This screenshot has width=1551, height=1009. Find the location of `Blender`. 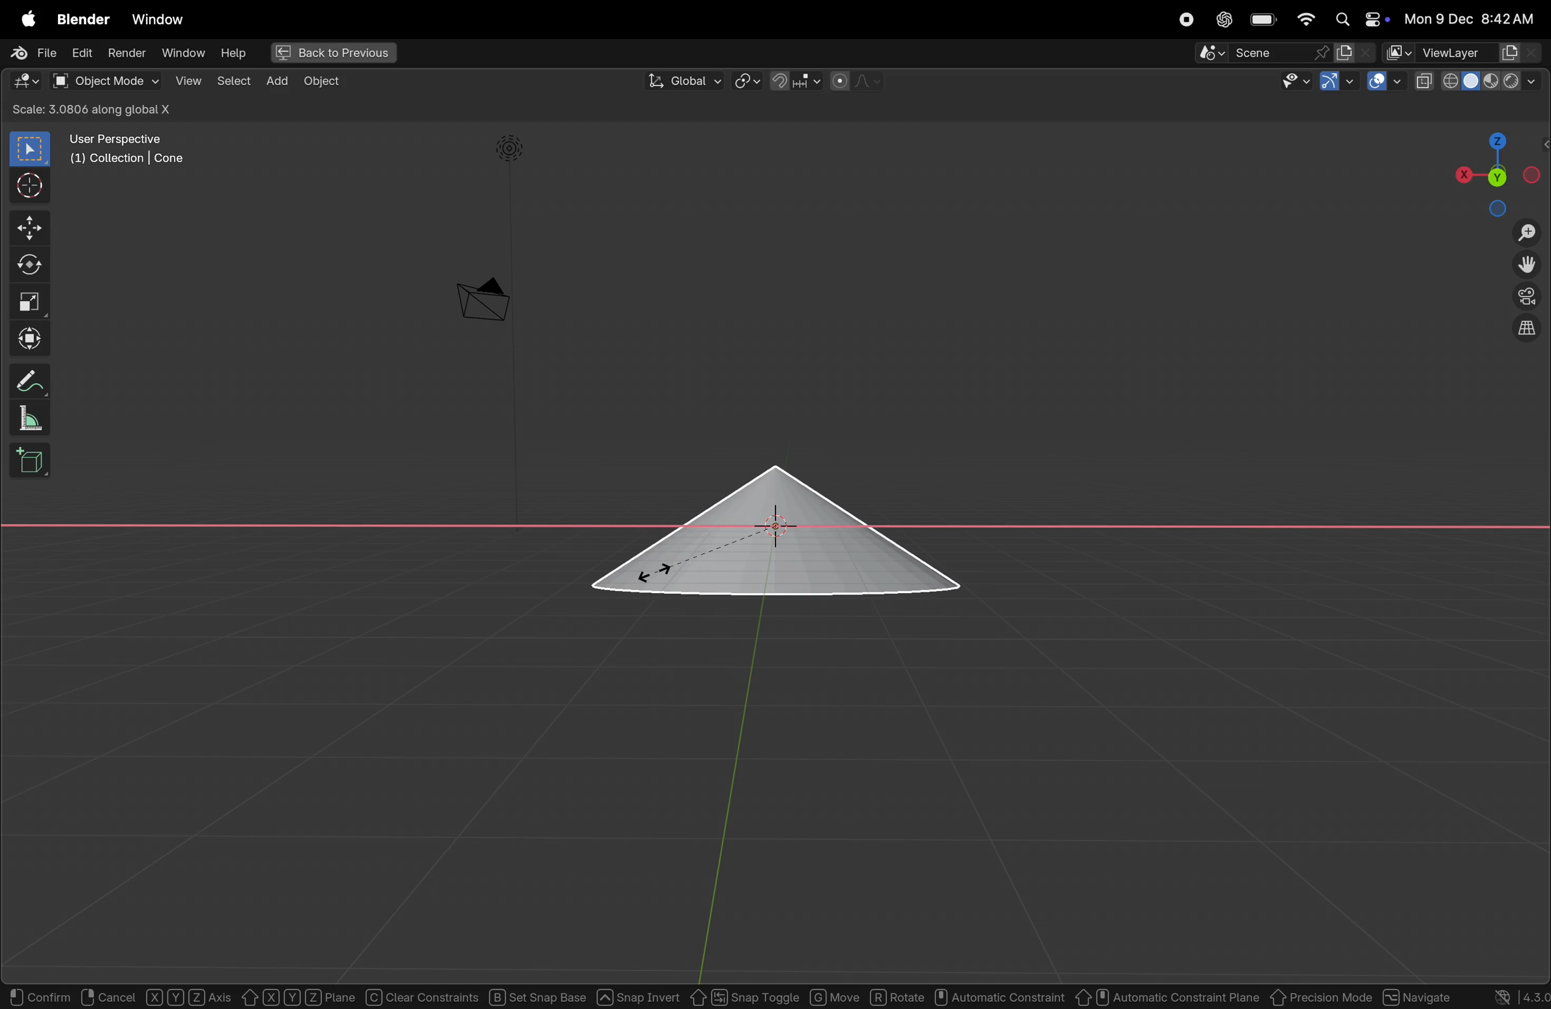

Blender is located at coordinates (85, 19).